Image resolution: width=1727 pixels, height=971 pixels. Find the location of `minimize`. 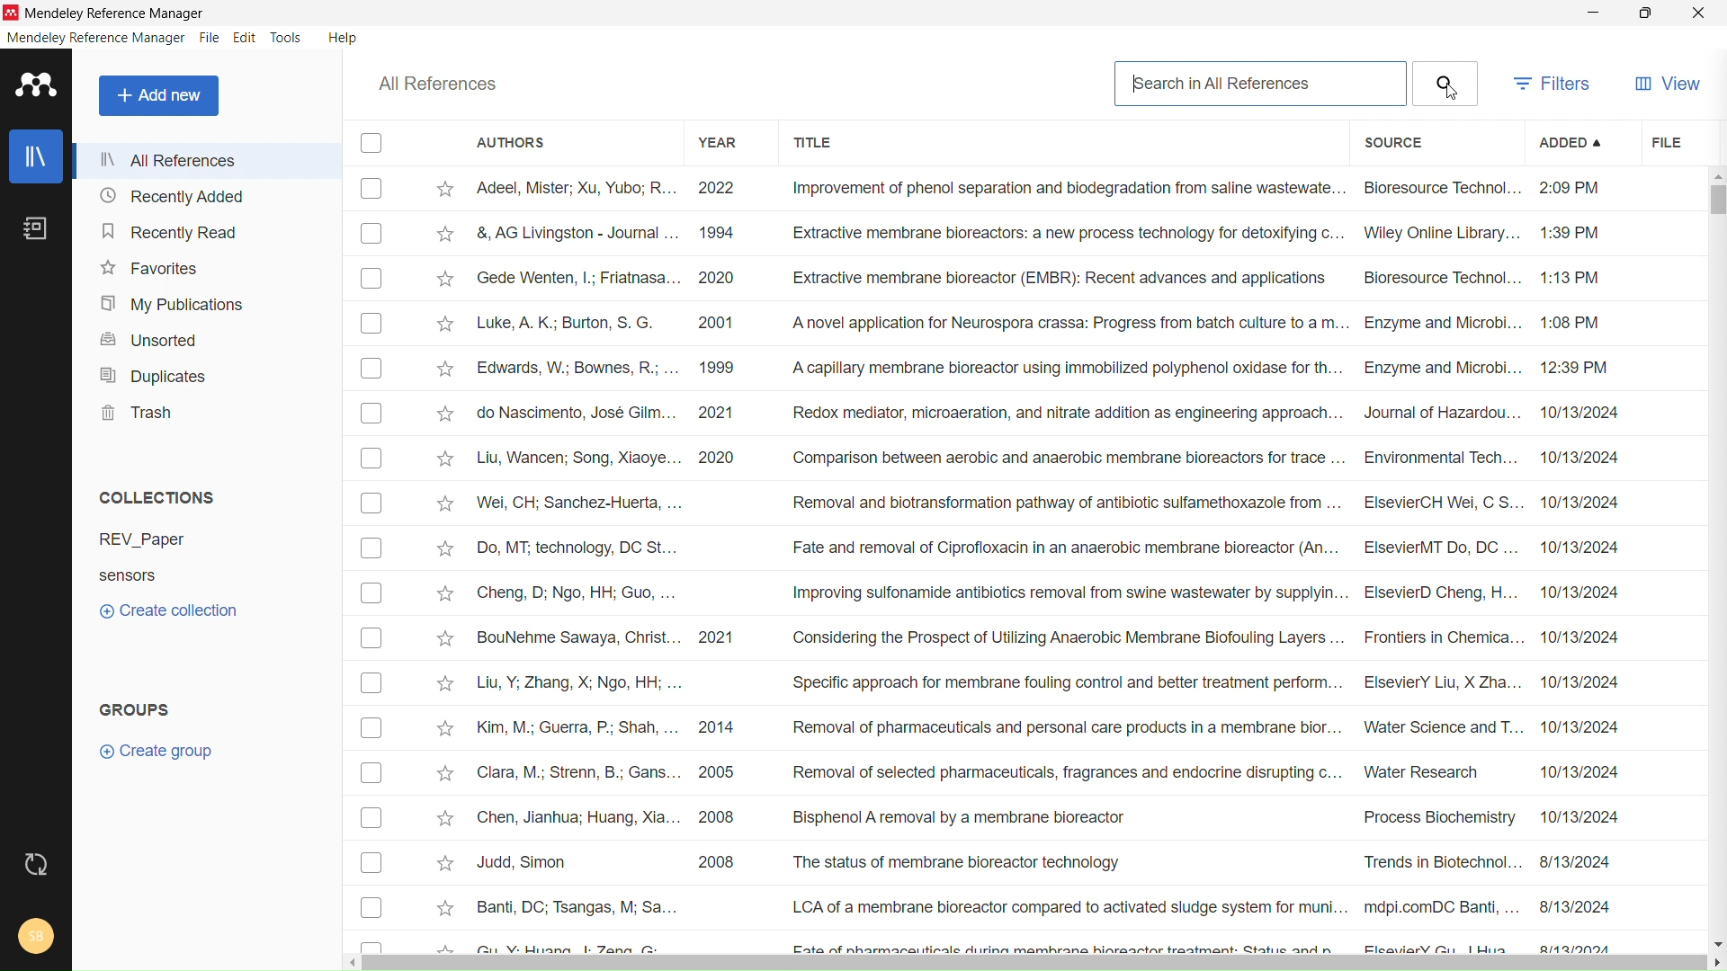

minimize is located at coordinates (1592, 12).